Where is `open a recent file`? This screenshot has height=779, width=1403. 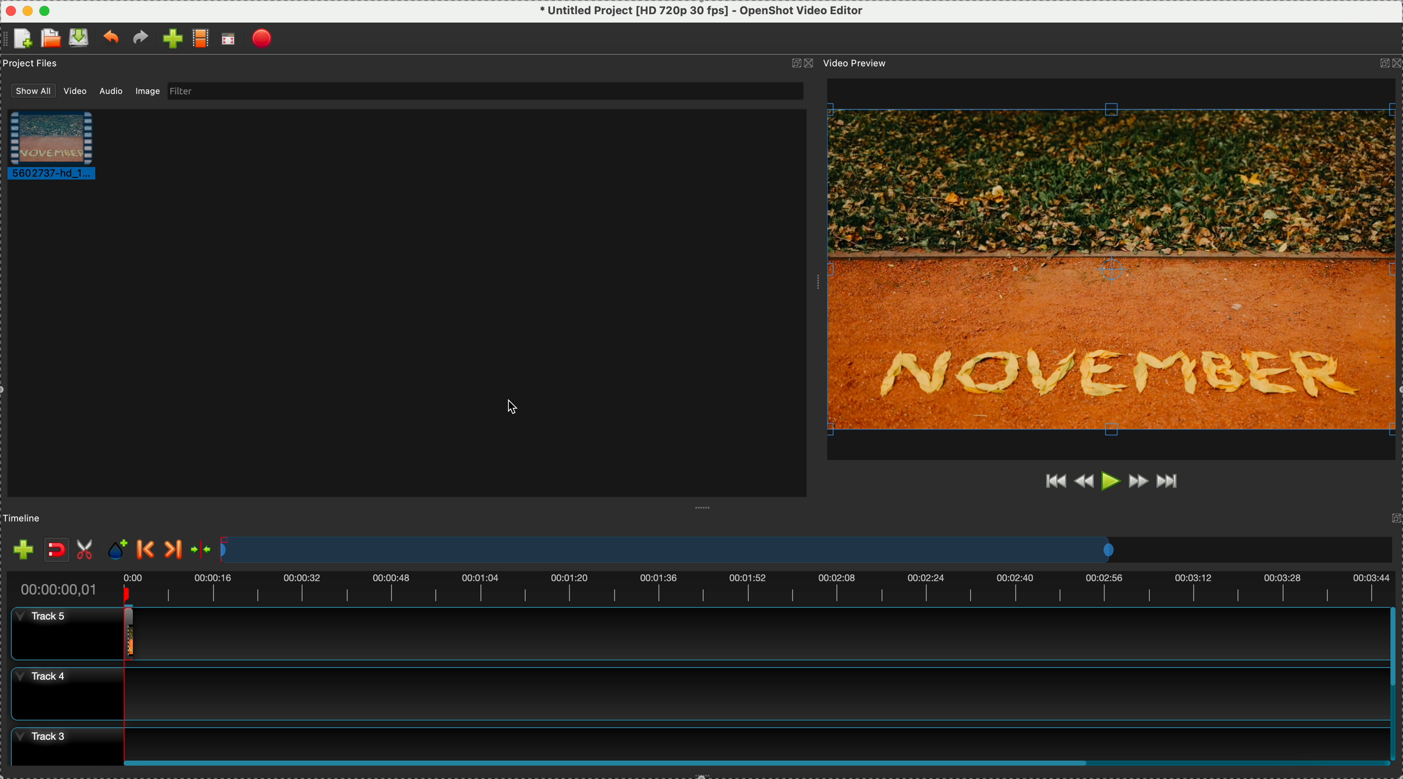
open a recent file is located at coordinates (50, 38).